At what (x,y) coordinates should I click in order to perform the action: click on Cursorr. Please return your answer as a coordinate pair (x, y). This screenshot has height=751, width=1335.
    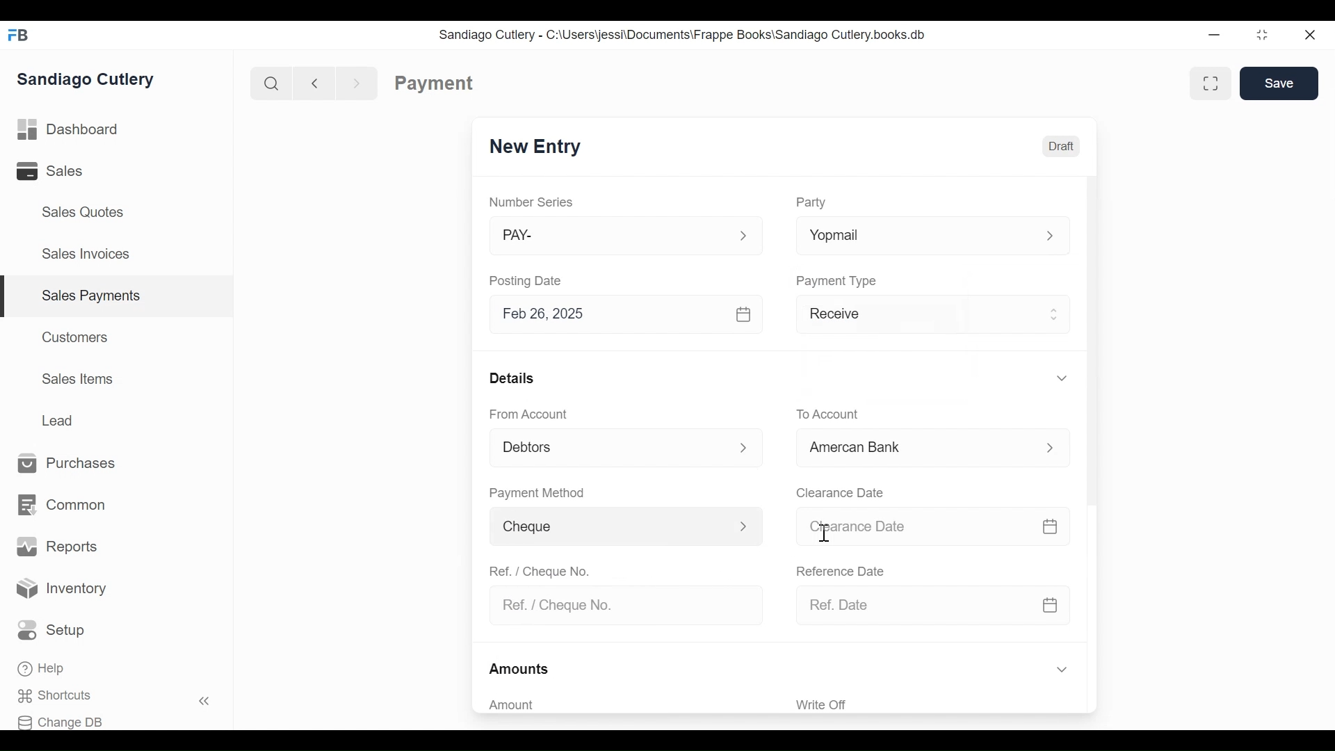
    Looking at the image, I should click on (823, 534).